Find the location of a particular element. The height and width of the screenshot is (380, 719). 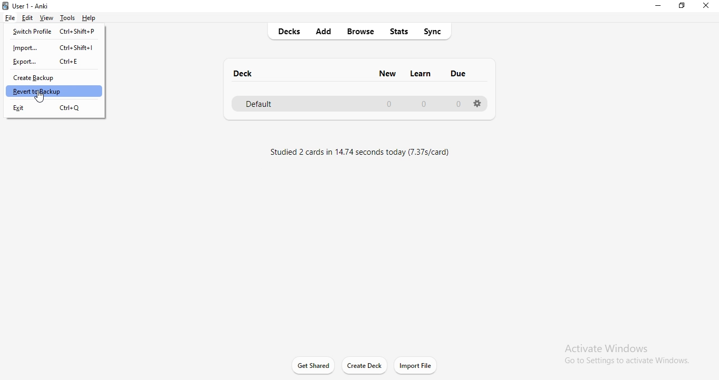

export is located at coordinates (56, 62).